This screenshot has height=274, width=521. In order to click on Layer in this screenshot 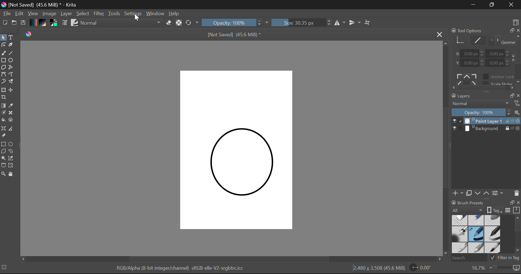, I will do `click(67, 14)`.